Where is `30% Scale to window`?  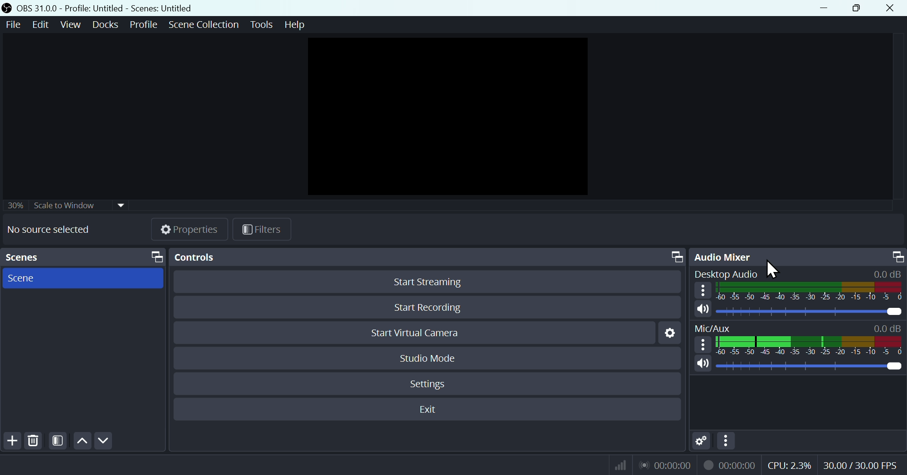 30% Scale to window is located at coordinates (68, 207).